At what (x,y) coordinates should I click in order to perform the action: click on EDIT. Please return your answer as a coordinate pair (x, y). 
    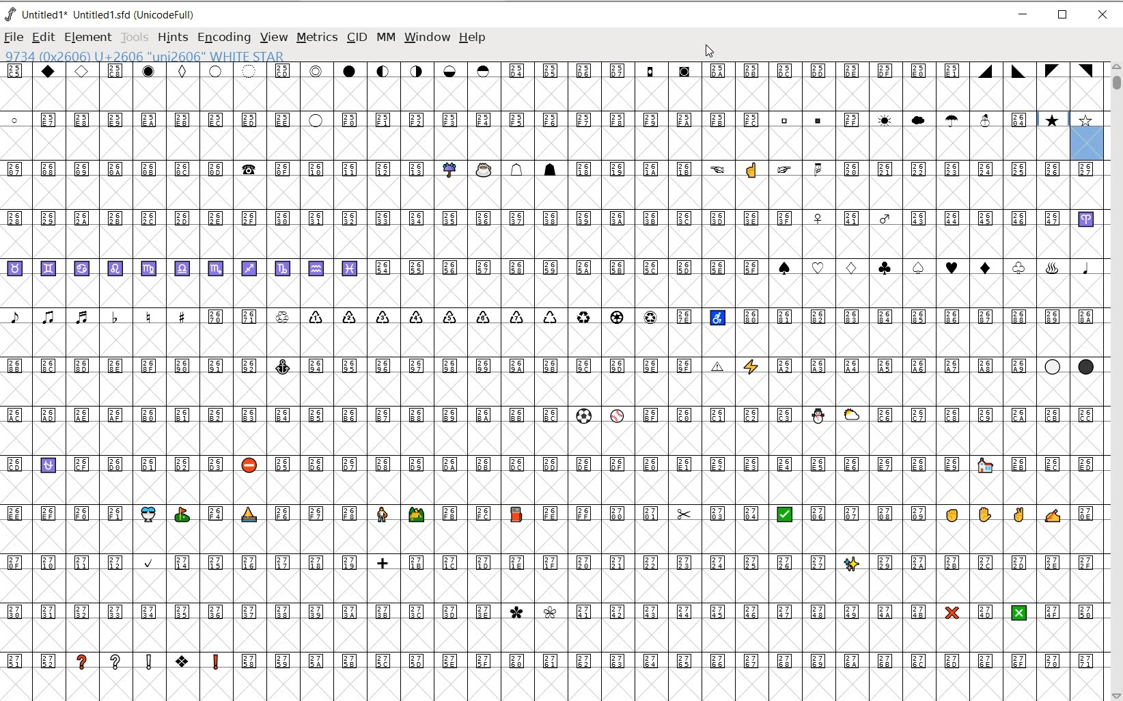
    Looking at the image, I should click on (42, 38).